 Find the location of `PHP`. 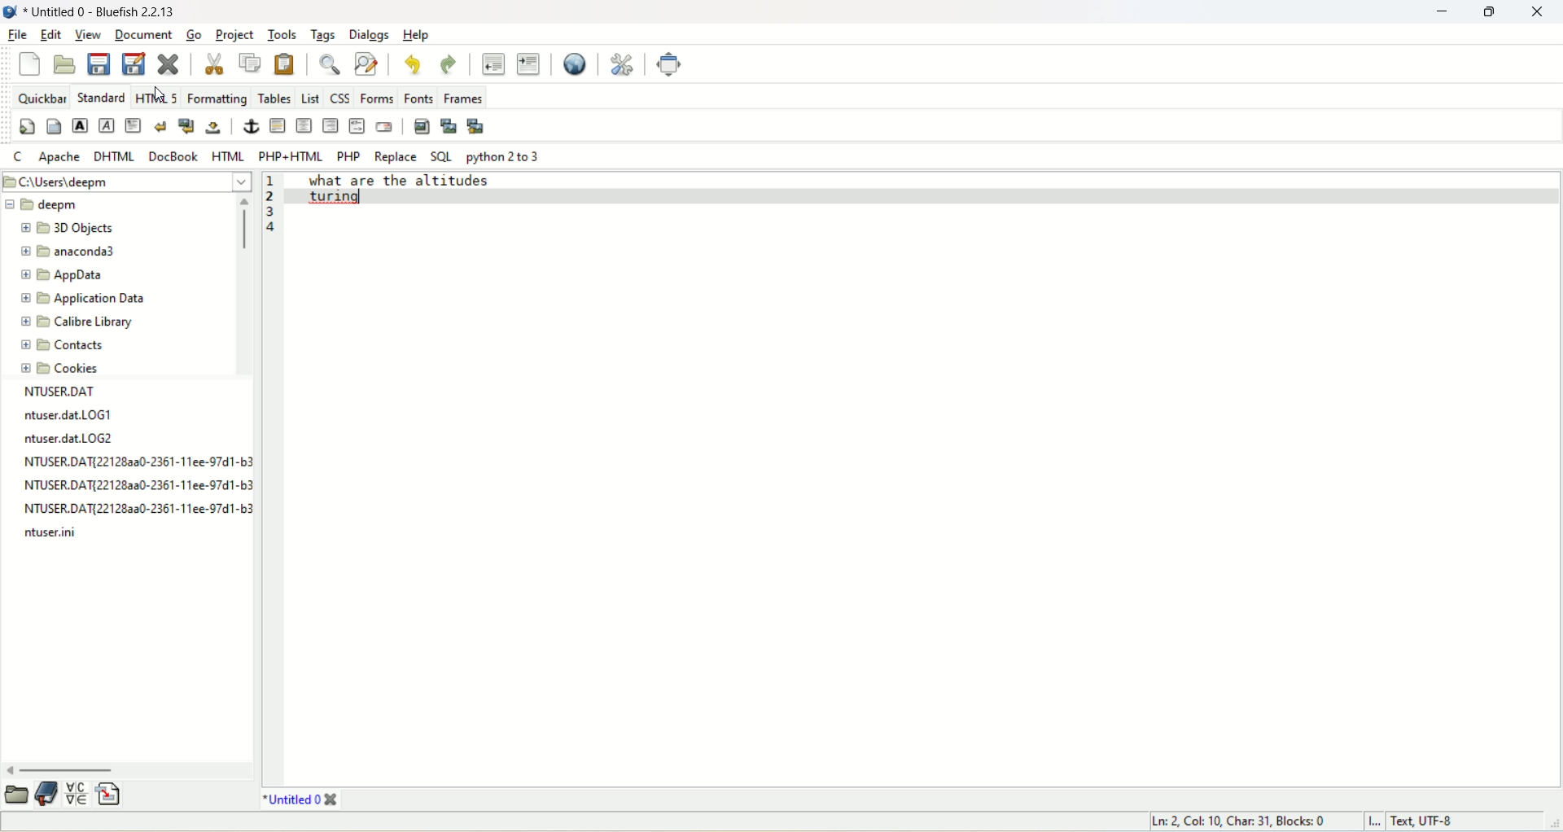

PHP is located at coordinates (350, 155).